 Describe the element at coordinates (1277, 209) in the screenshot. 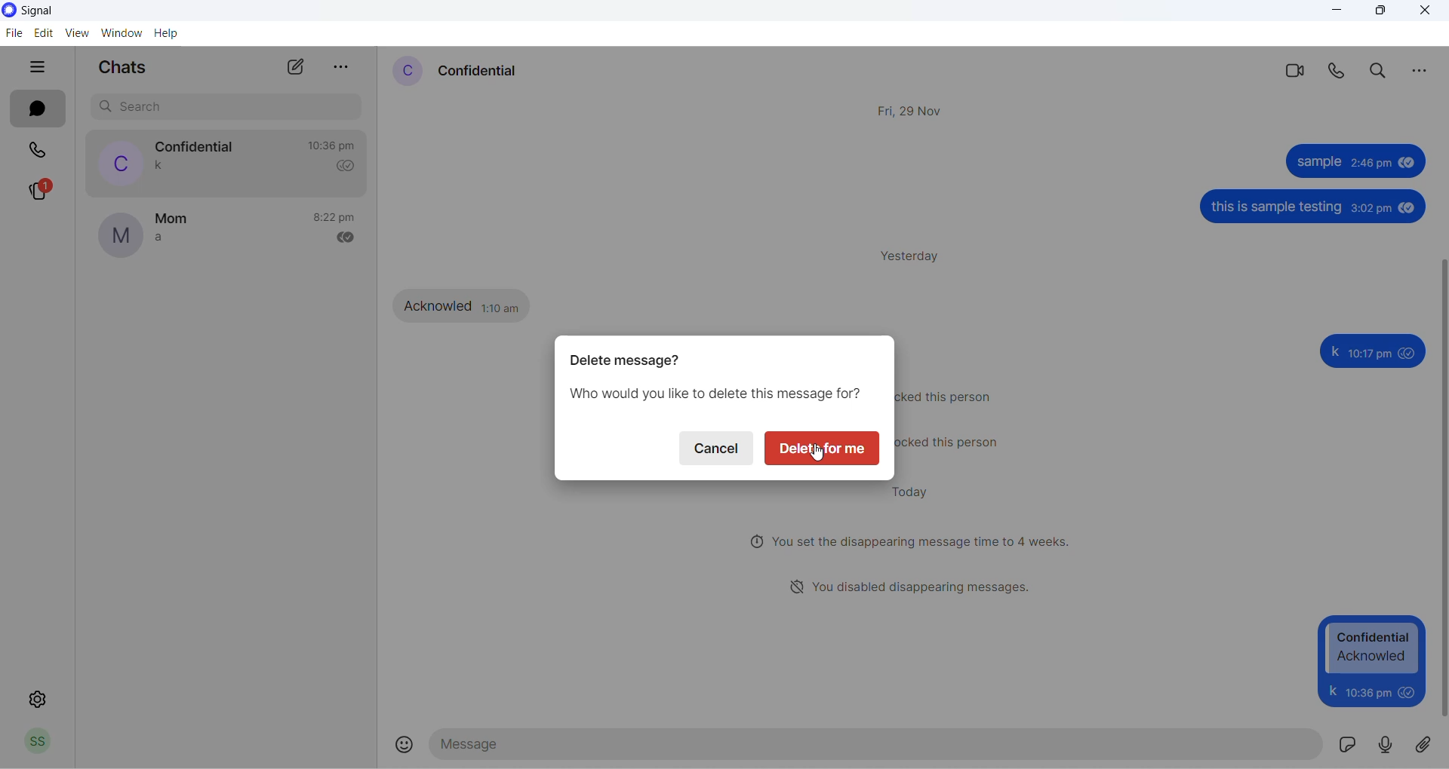

I see `this is sample testing` at that location.